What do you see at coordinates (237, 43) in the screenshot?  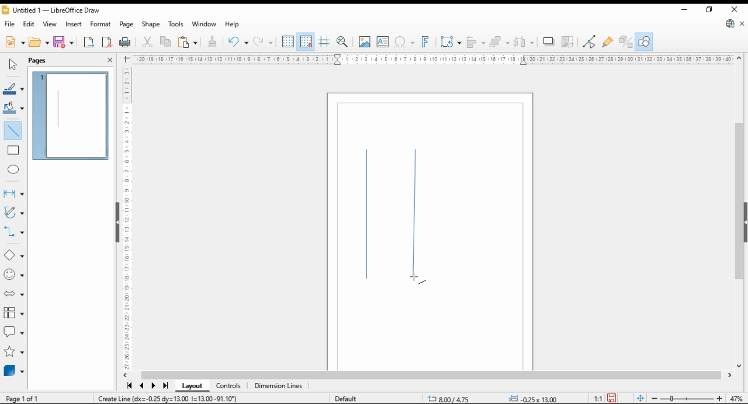 I see `redo` at bounding box center [237, 43].